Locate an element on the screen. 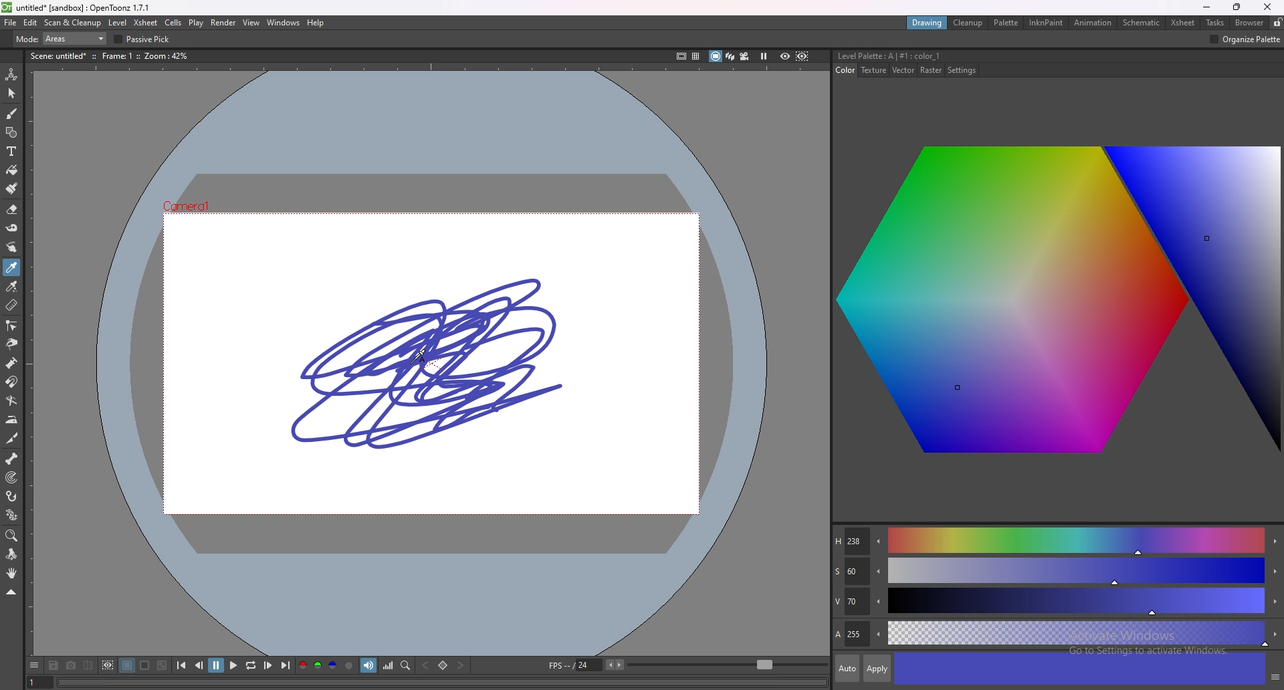 The width and height of the screenshot is (1284, 690). loop is located at coordinates (250, 665).